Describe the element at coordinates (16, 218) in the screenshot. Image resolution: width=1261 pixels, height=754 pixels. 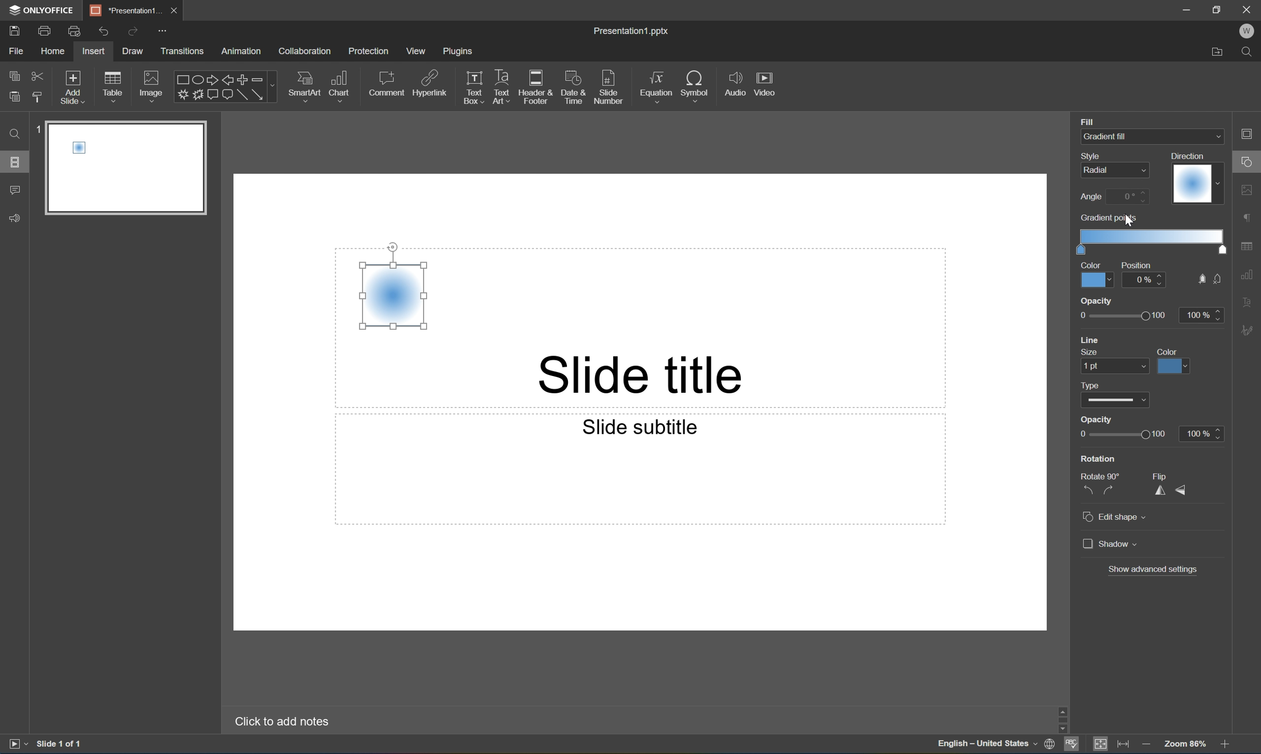
I see `Feedback & Support` at that location.